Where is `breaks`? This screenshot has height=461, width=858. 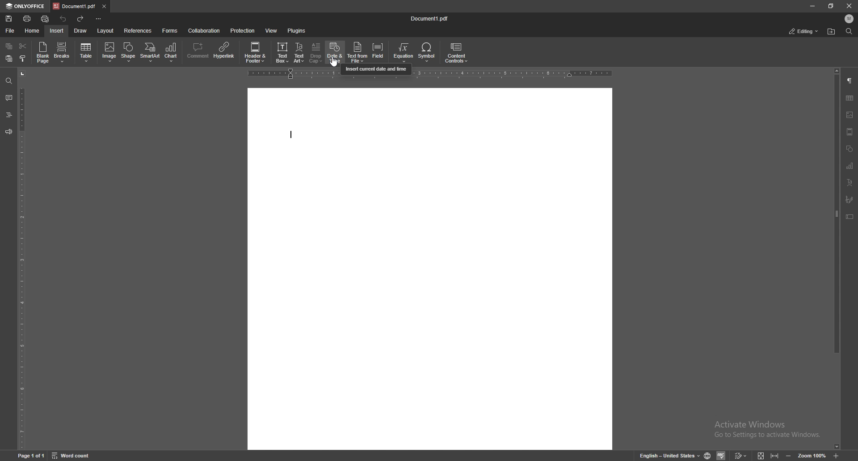 breaks is located at coordinates (63, 52).